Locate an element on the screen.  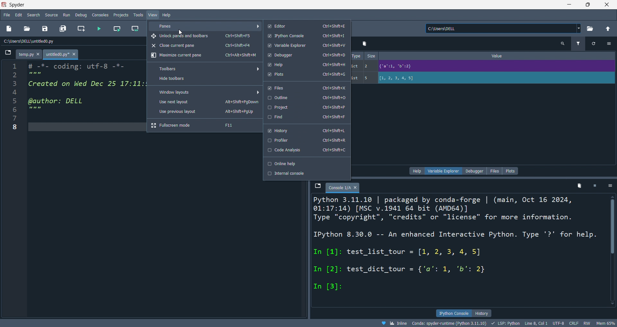
find is located at coordinates (307, 117).